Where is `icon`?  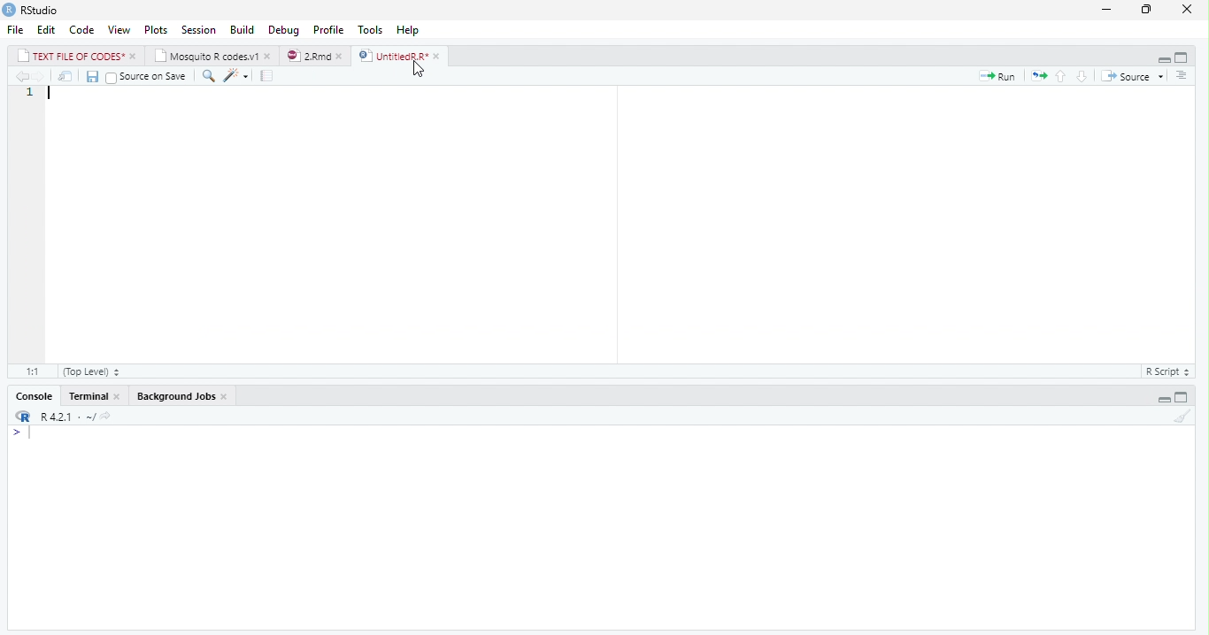 icon is located at coordinates (21, 417).